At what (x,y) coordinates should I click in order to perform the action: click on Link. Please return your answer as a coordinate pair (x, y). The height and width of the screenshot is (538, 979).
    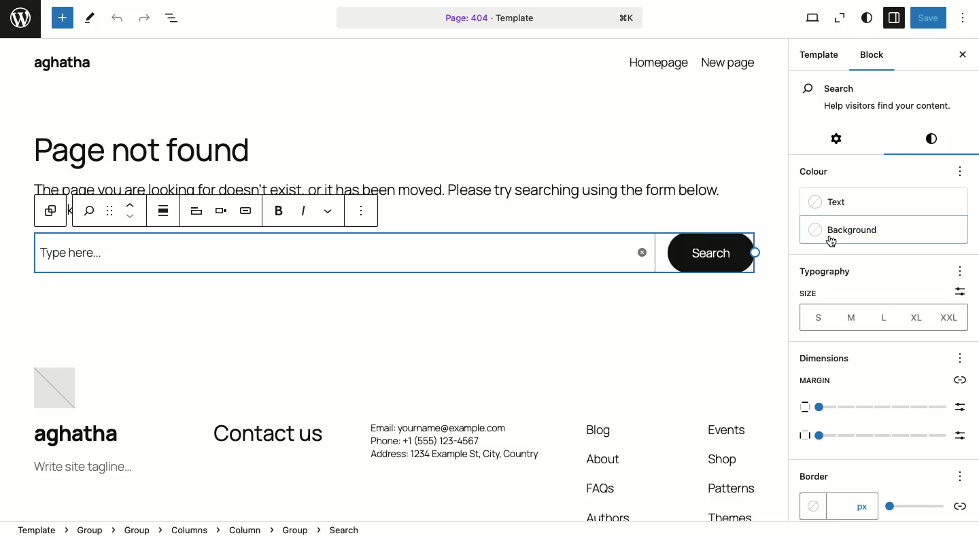
    Looking at the image, I should click on (330, 211).